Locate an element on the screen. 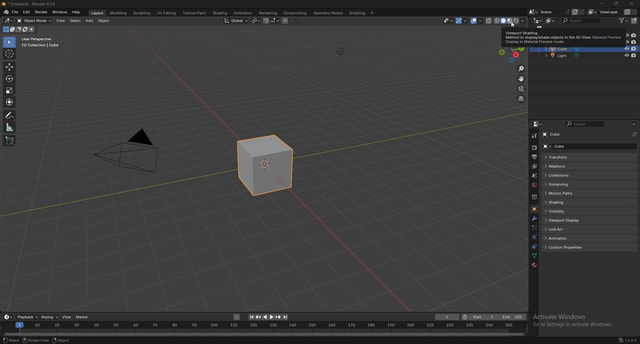  cube is located at coordinates (558, 134).